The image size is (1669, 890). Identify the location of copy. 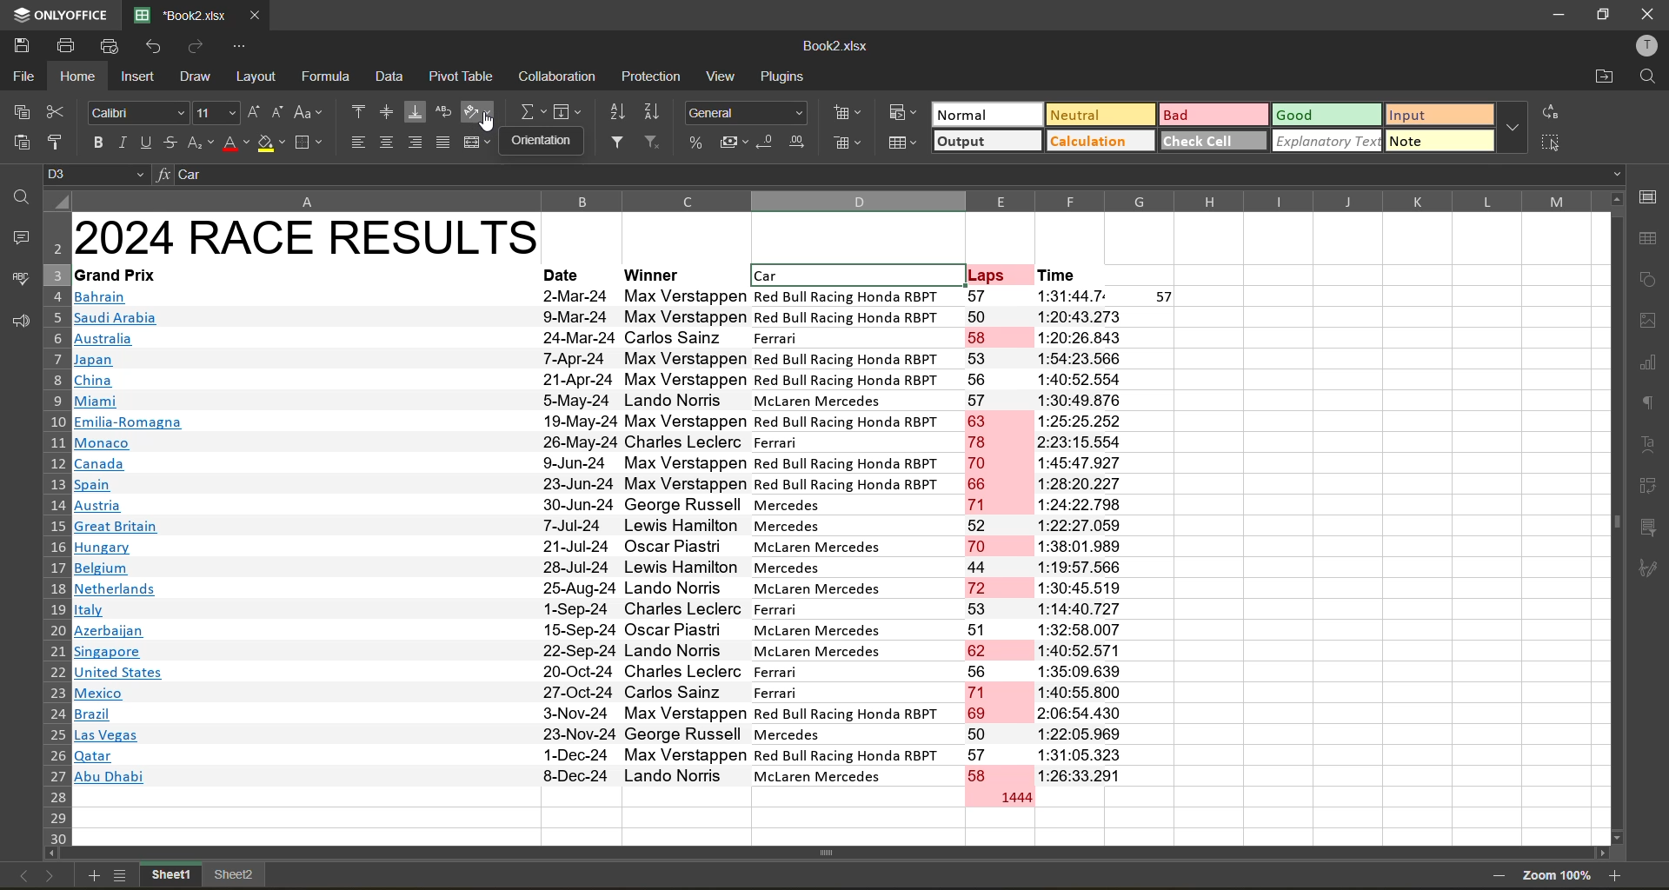
(20, 109).